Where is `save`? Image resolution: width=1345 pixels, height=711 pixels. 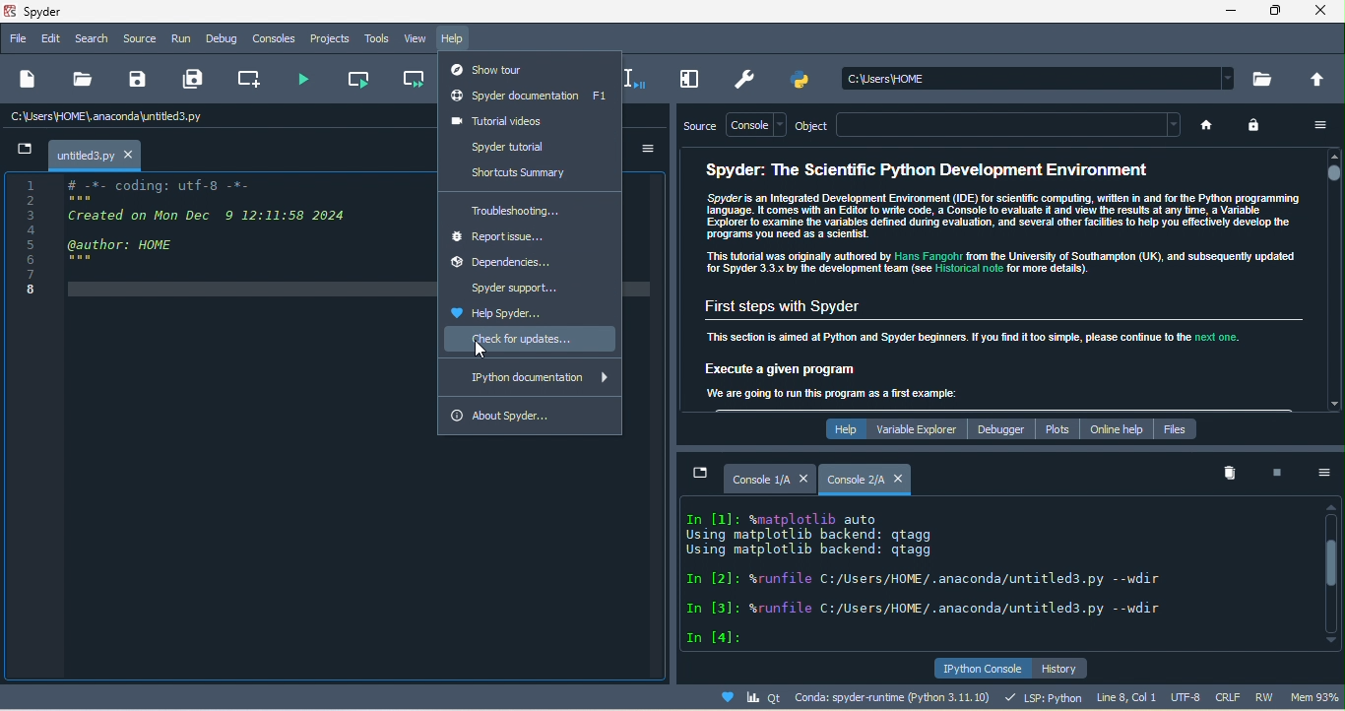
save is located at coordinates (134, 81).